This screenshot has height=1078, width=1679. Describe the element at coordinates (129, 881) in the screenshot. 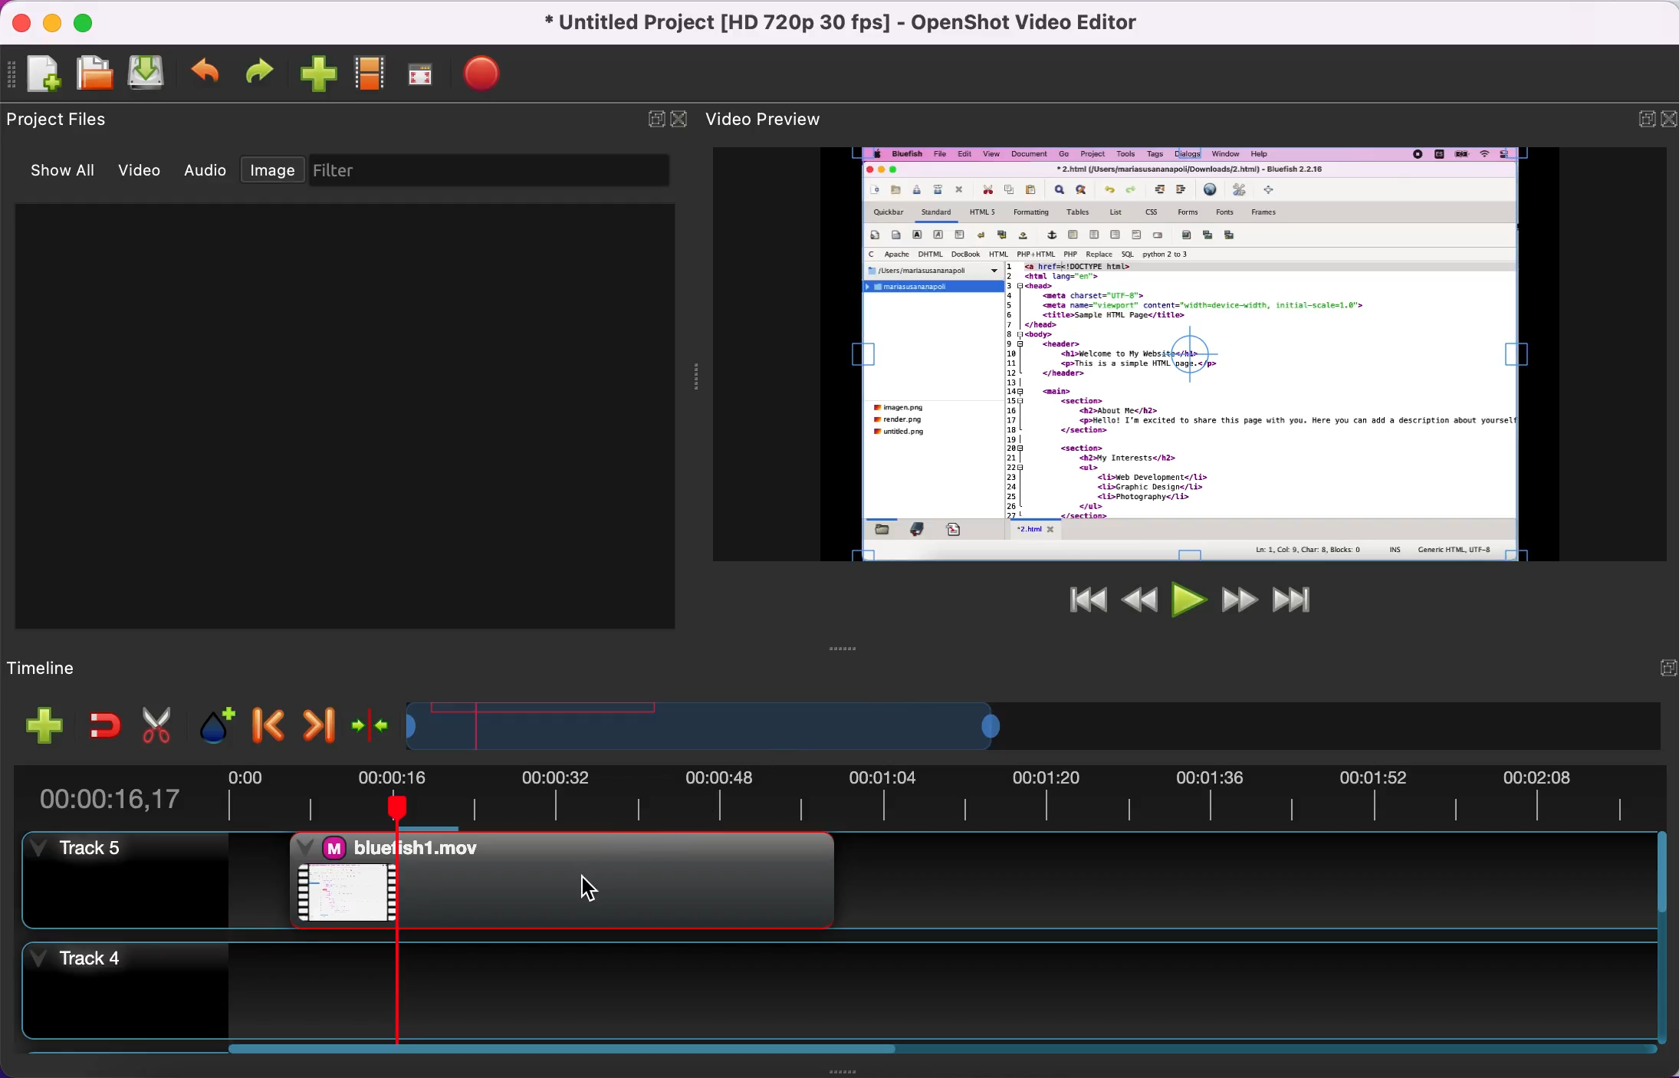

I see `track 5` at that location.